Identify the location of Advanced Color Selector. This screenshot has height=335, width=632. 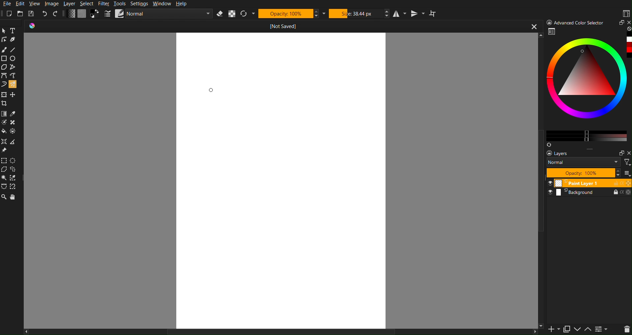
(588, 87).